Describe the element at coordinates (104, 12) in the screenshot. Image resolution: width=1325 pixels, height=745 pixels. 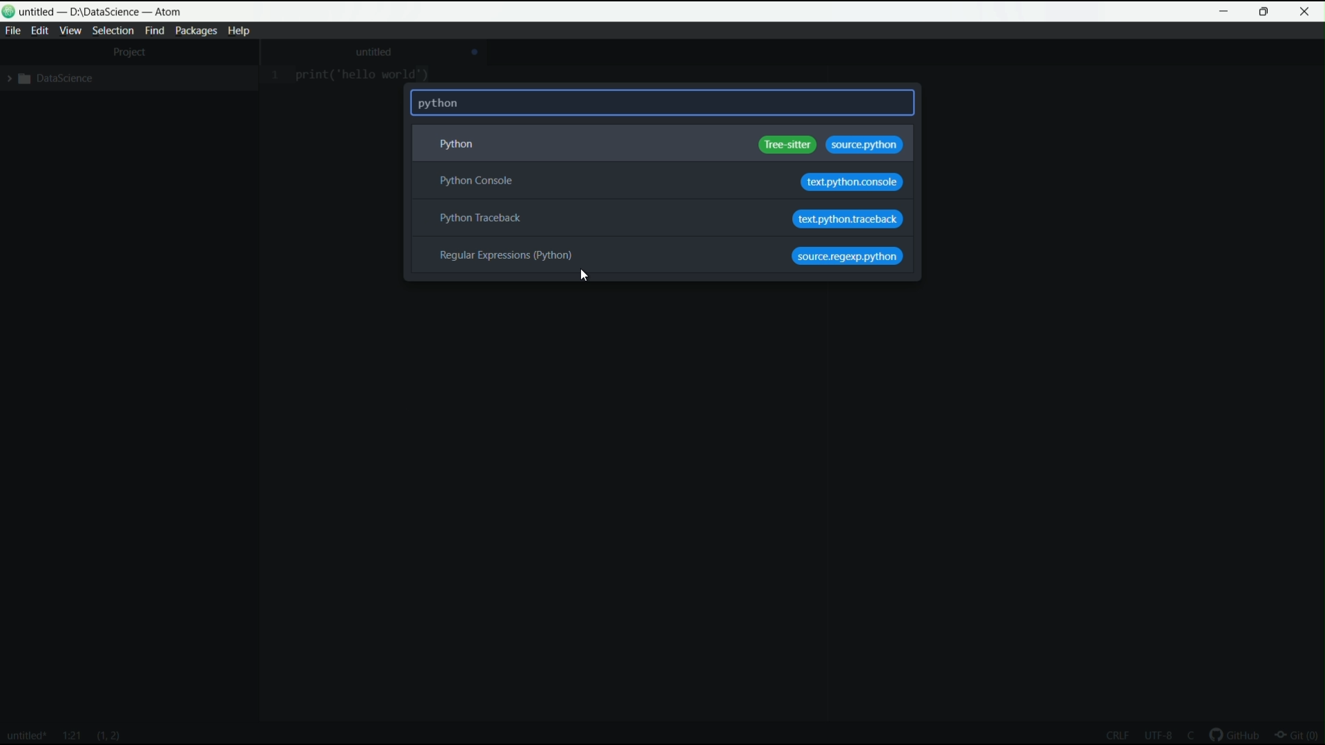
I see `untitled D:\Datascience -atom` at that location.